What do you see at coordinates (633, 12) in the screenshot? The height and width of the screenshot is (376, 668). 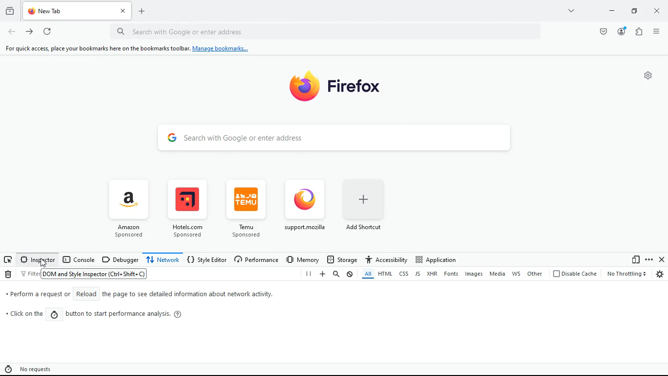 I see `maximize` at bounding box center [633, 12].